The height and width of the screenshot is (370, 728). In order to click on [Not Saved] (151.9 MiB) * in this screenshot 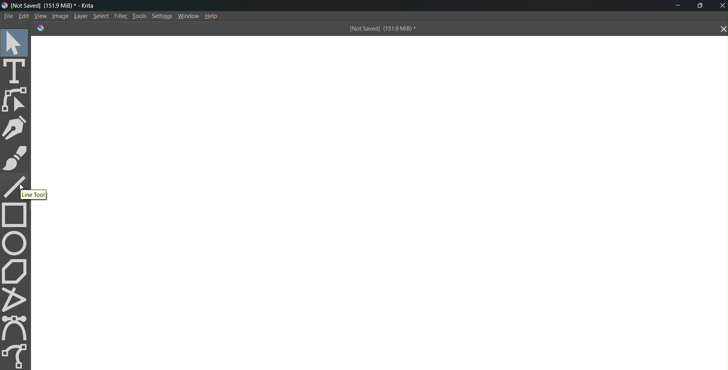, I will do `click(381, 29)`.